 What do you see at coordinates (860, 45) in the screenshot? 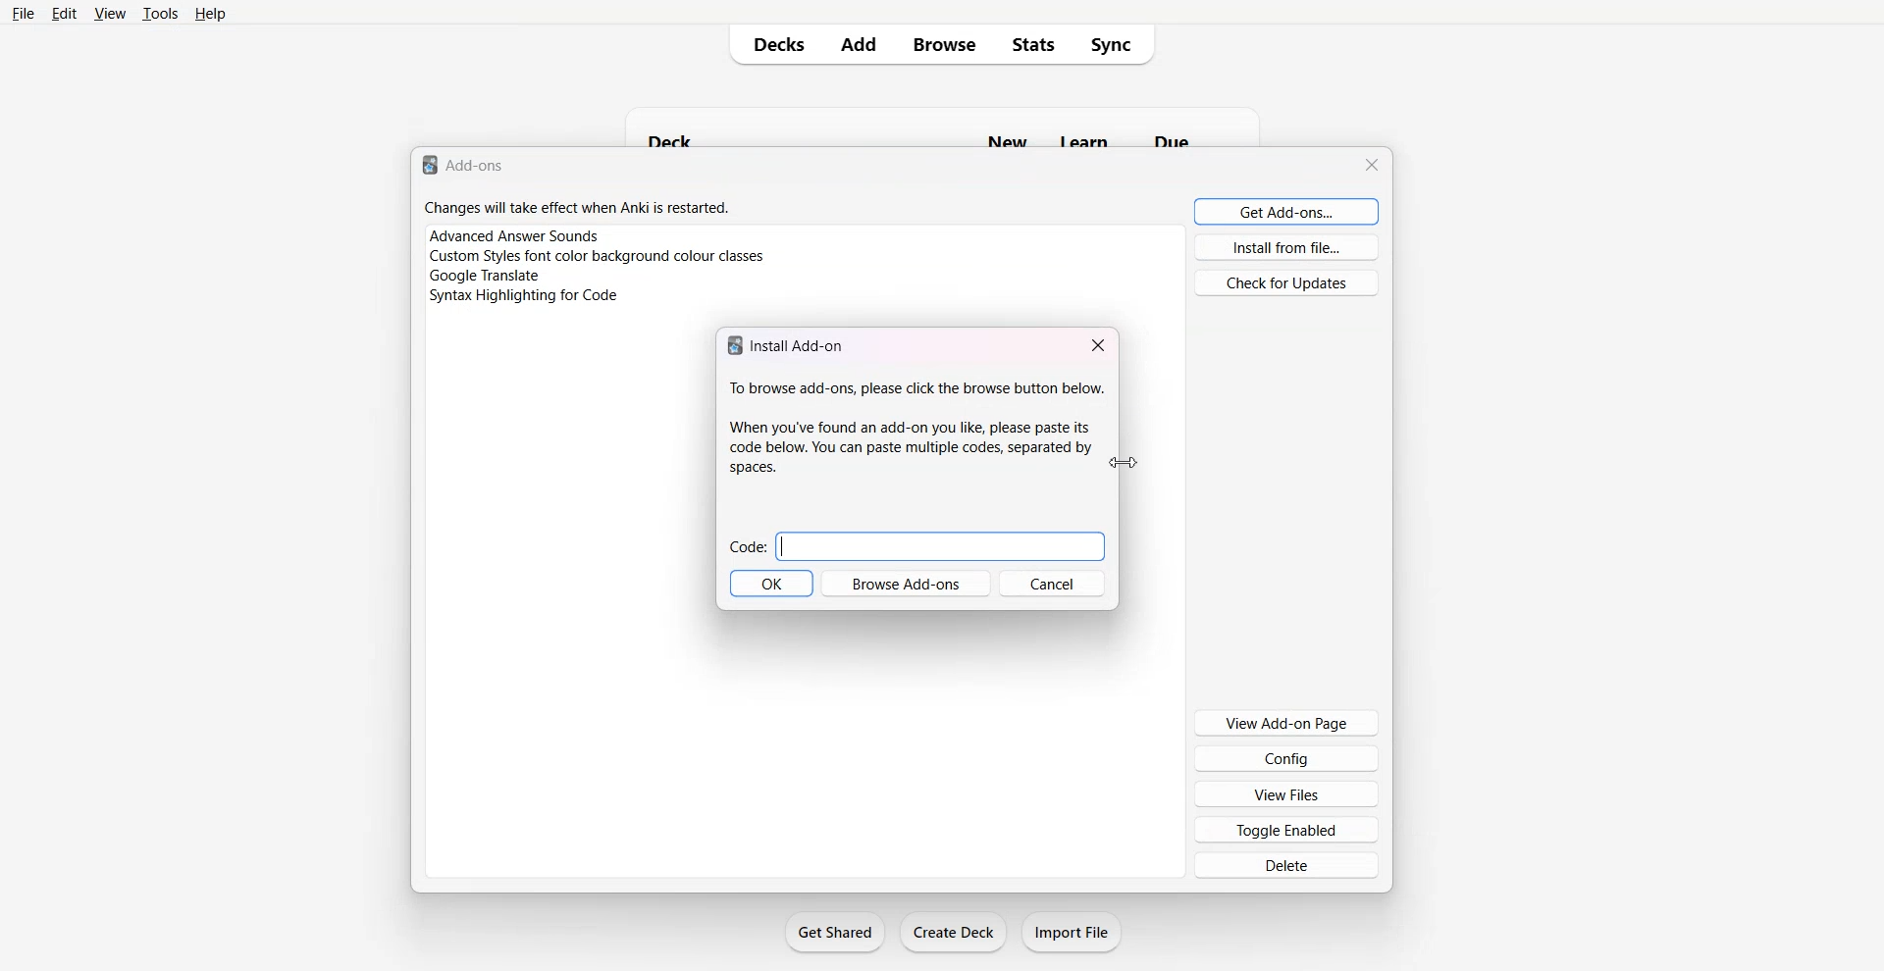
I see `Add` at bounding box center [860, 45].